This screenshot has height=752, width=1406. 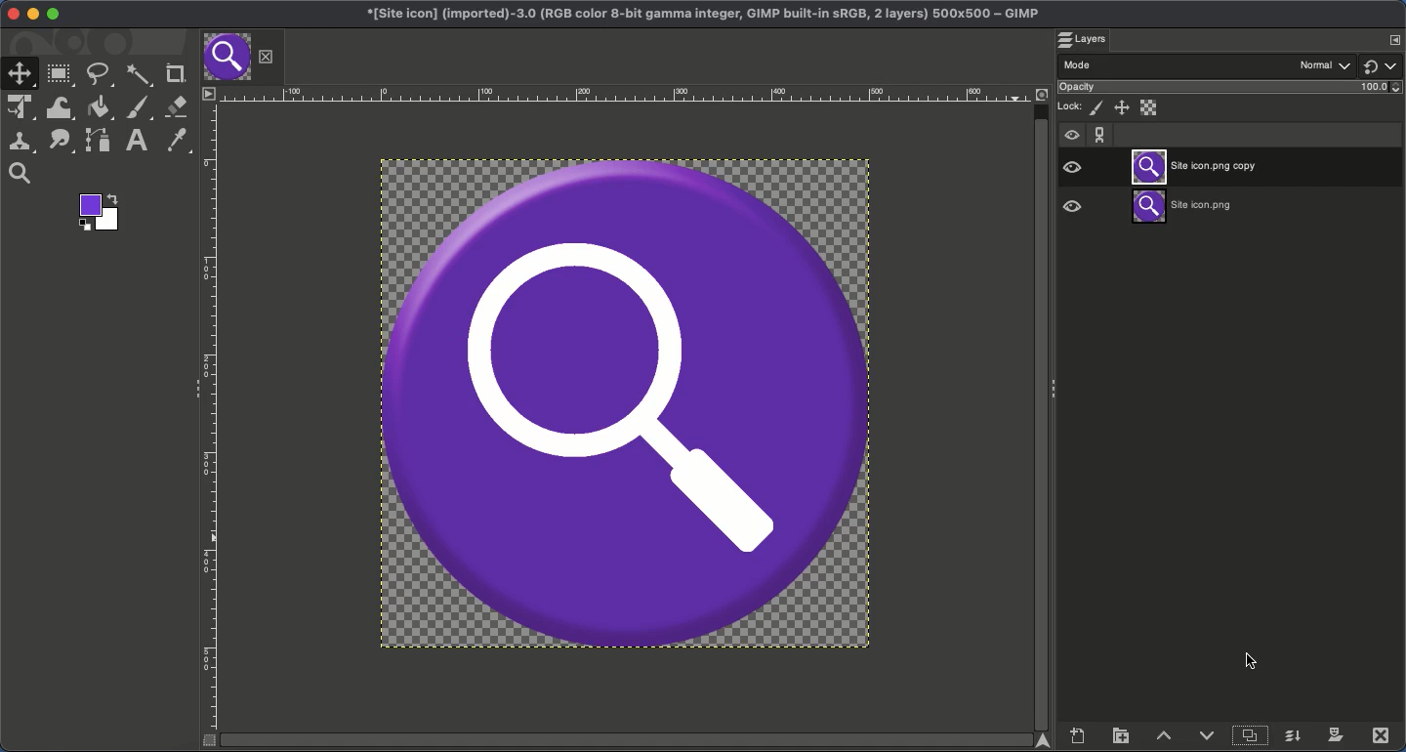 I want to click on Alpha channel, so click(x=1150, y=107).